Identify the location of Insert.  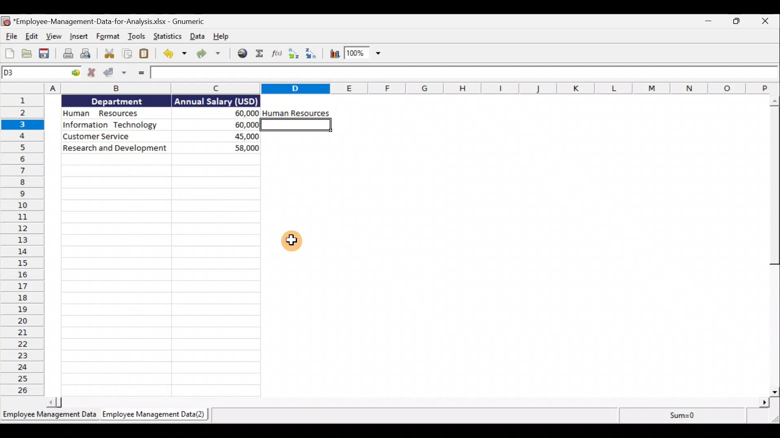
(78, 35).